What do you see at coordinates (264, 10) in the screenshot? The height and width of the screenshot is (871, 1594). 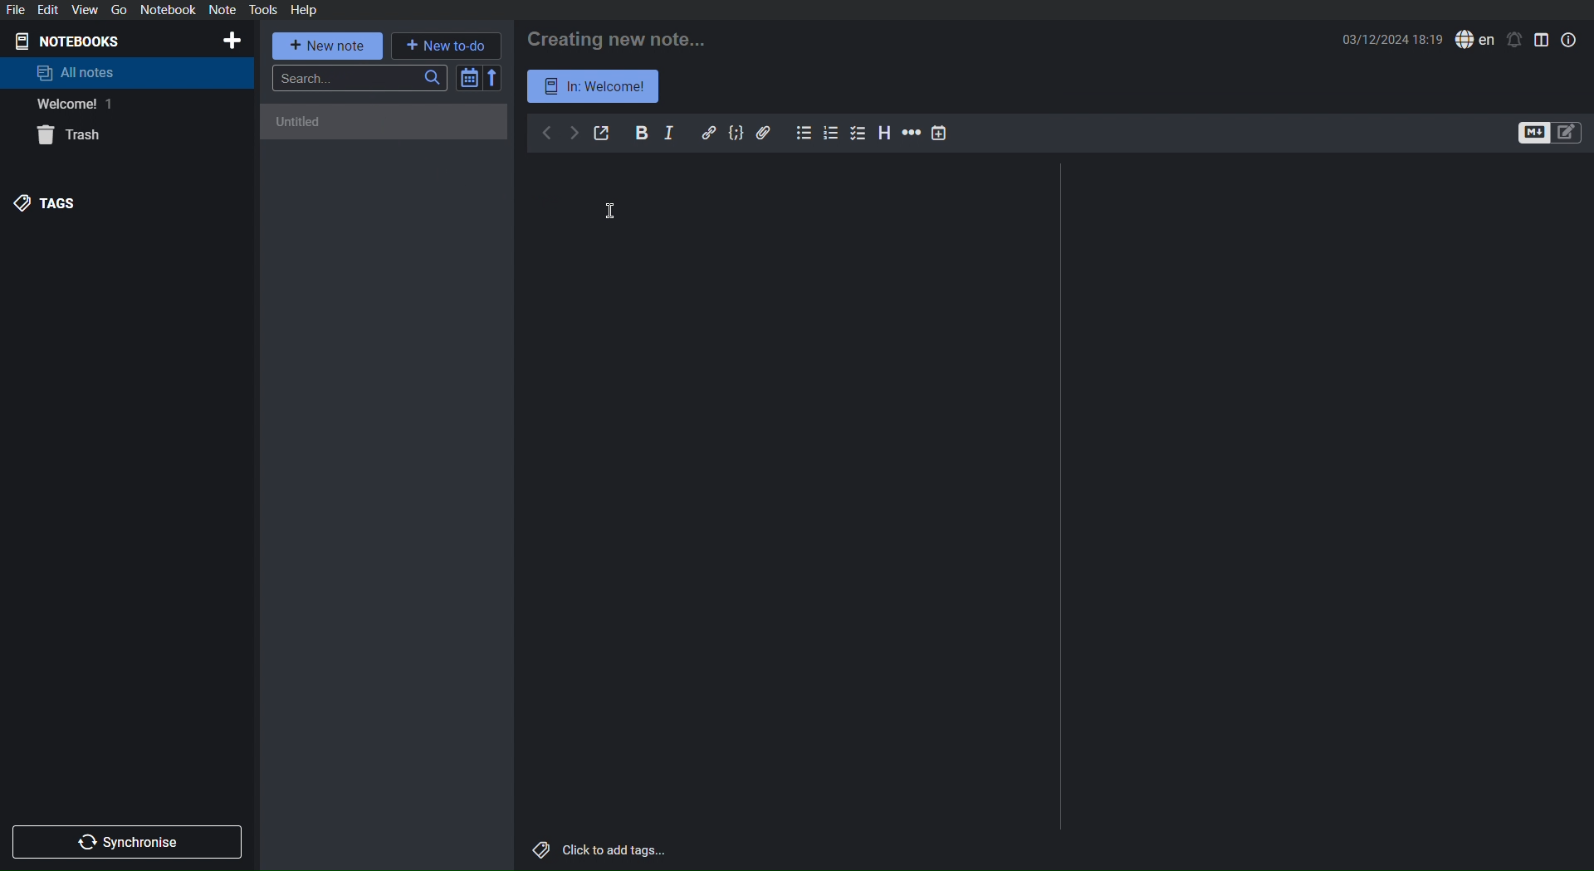 I see `Tools` at bounding box center [264, 10].